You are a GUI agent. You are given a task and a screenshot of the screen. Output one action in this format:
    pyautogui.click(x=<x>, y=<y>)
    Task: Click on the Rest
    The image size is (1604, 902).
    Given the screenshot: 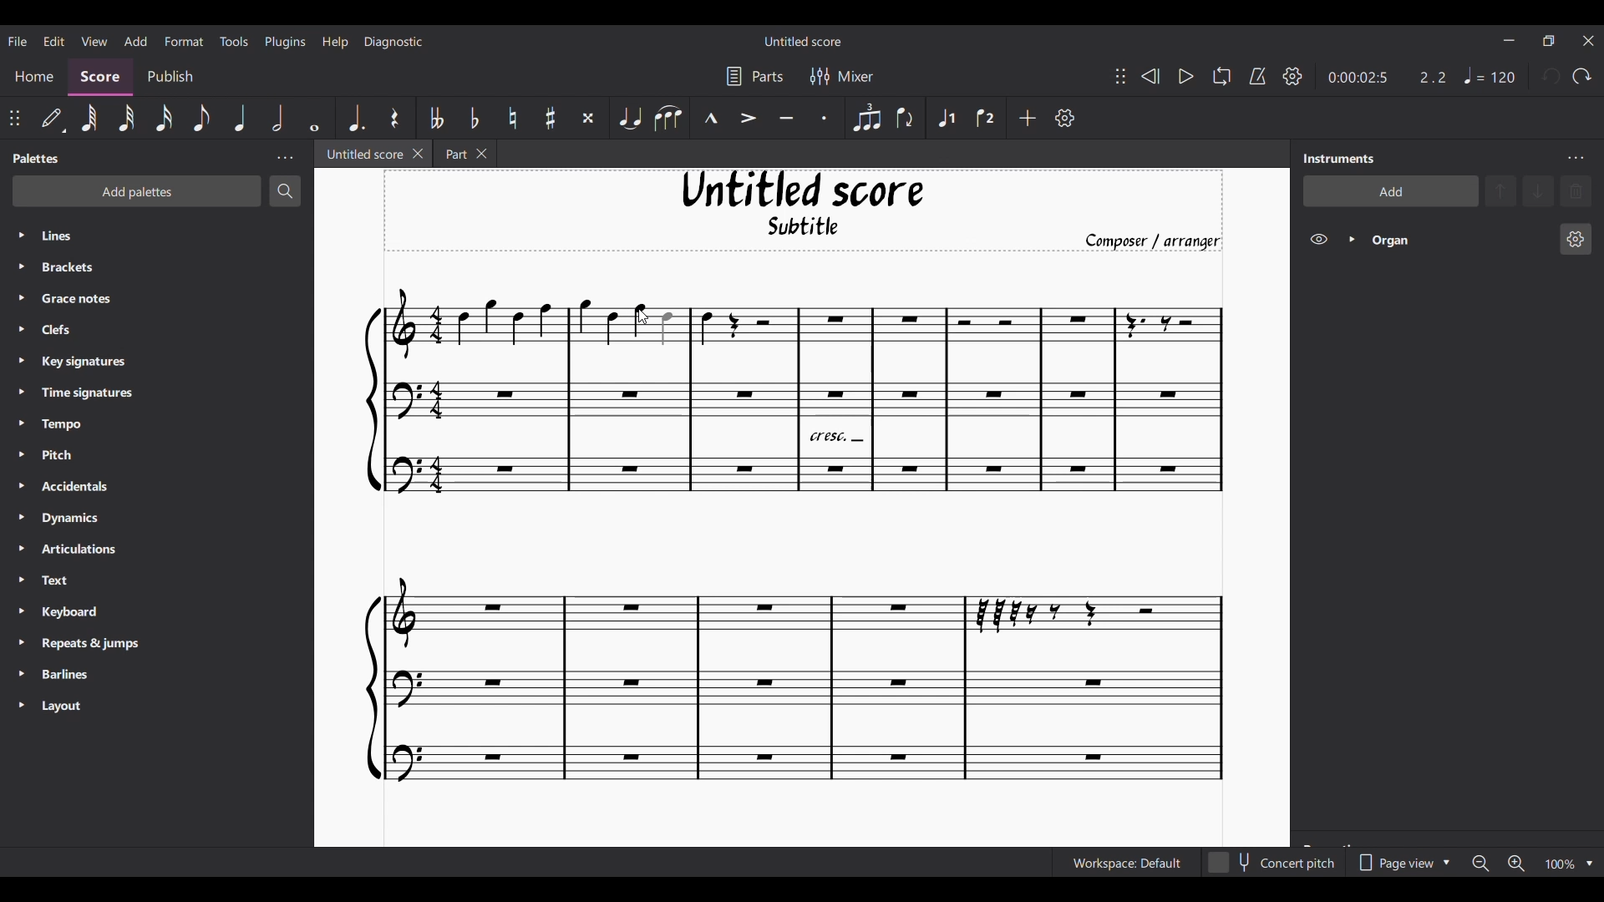 What is the action you would take?
    pyautogui.click(x=396, y=117)
    